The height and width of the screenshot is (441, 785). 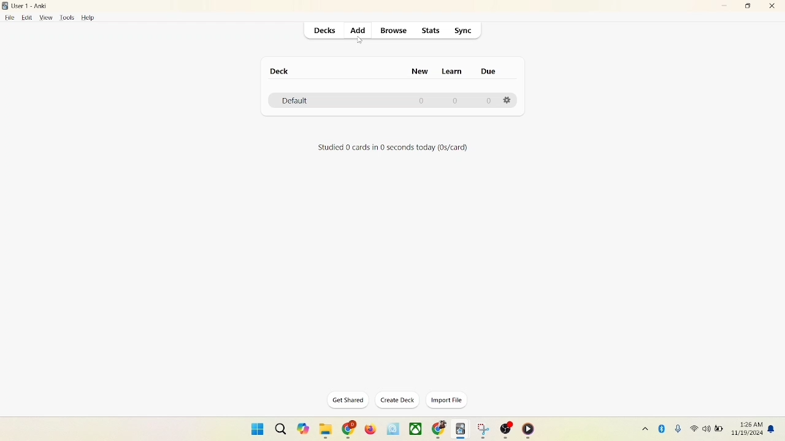 What do you see at coordinates (25, 17) in the screenshot?
I see `edit` at bounding box center [25, 17].